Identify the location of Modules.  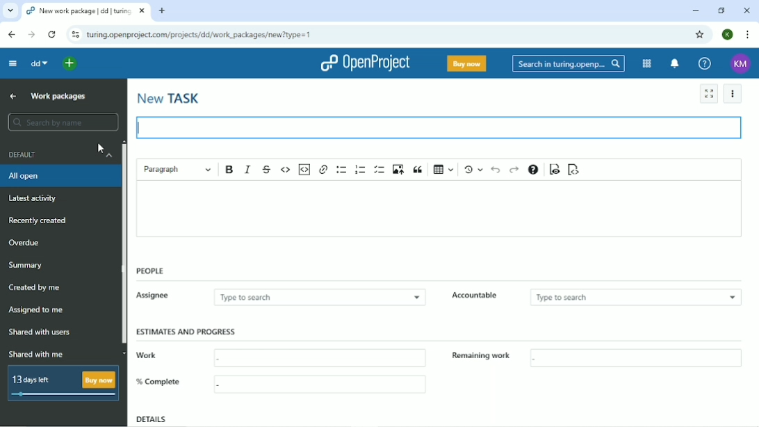
(646, 63).